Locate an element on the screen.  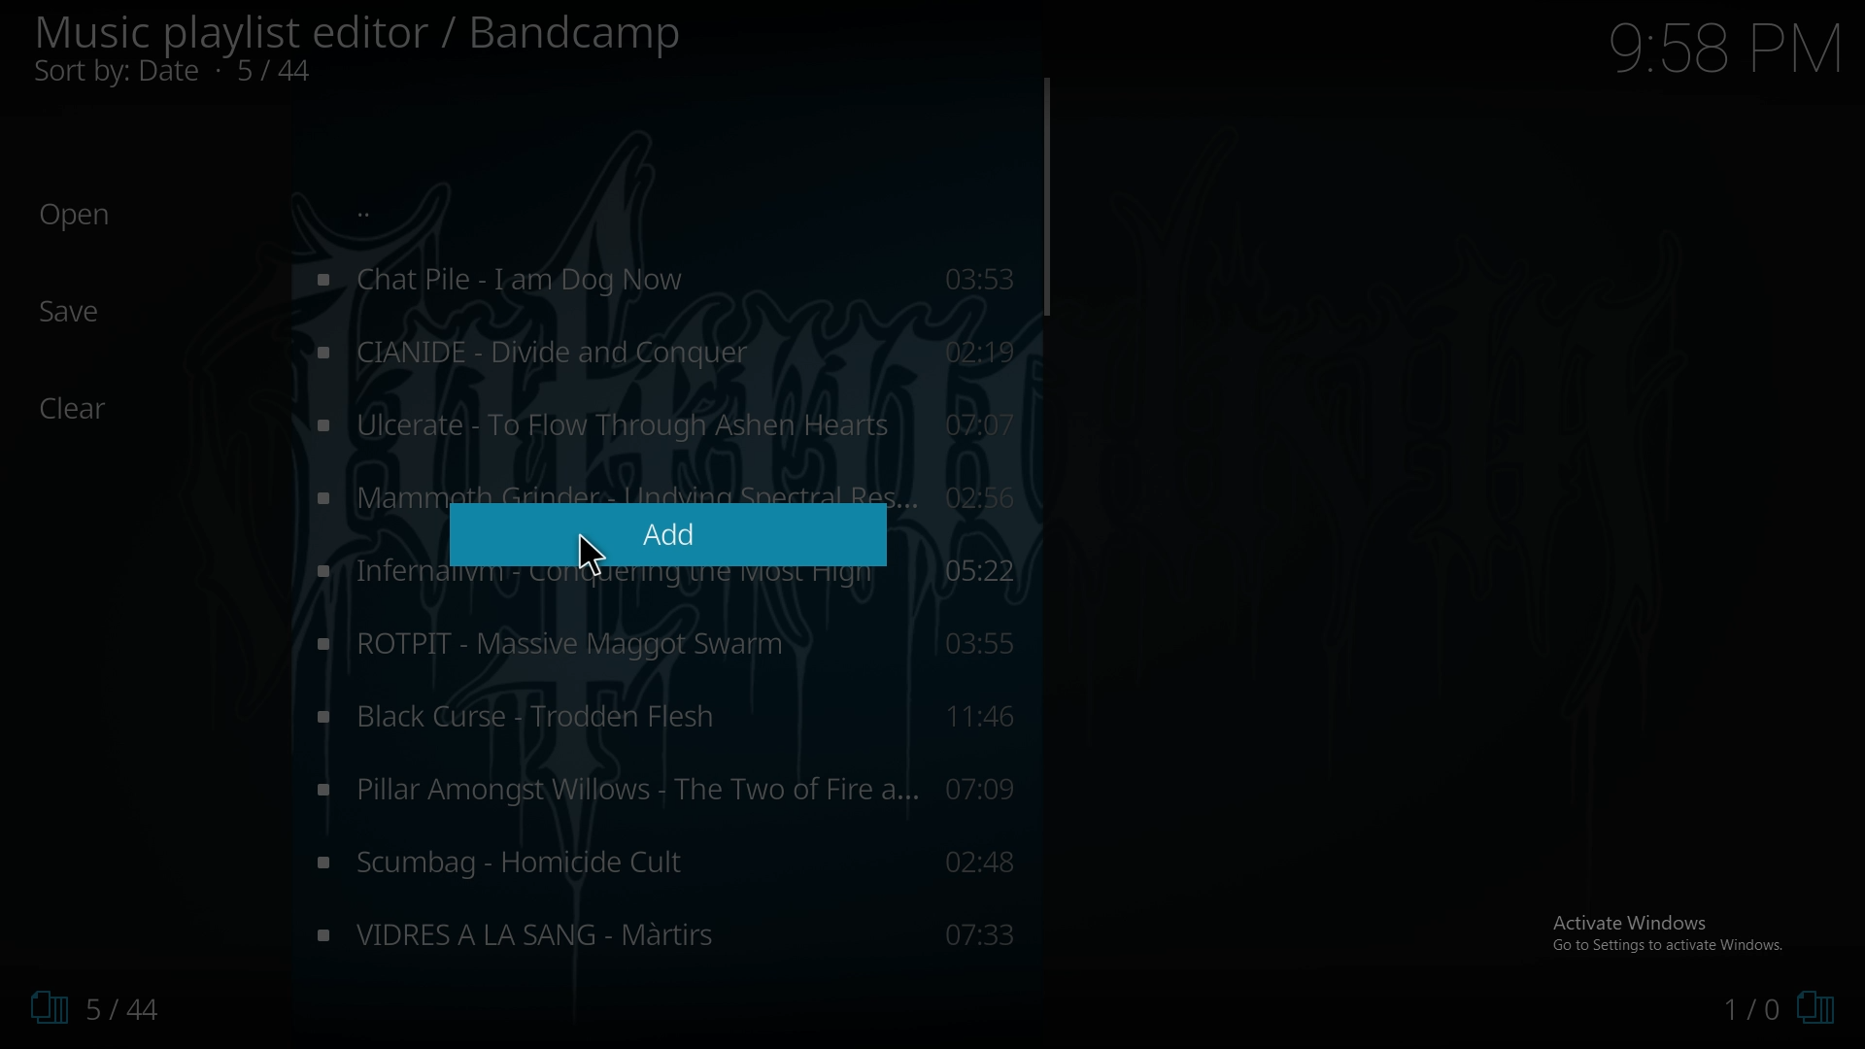
music is located at coordinates (667, 789).